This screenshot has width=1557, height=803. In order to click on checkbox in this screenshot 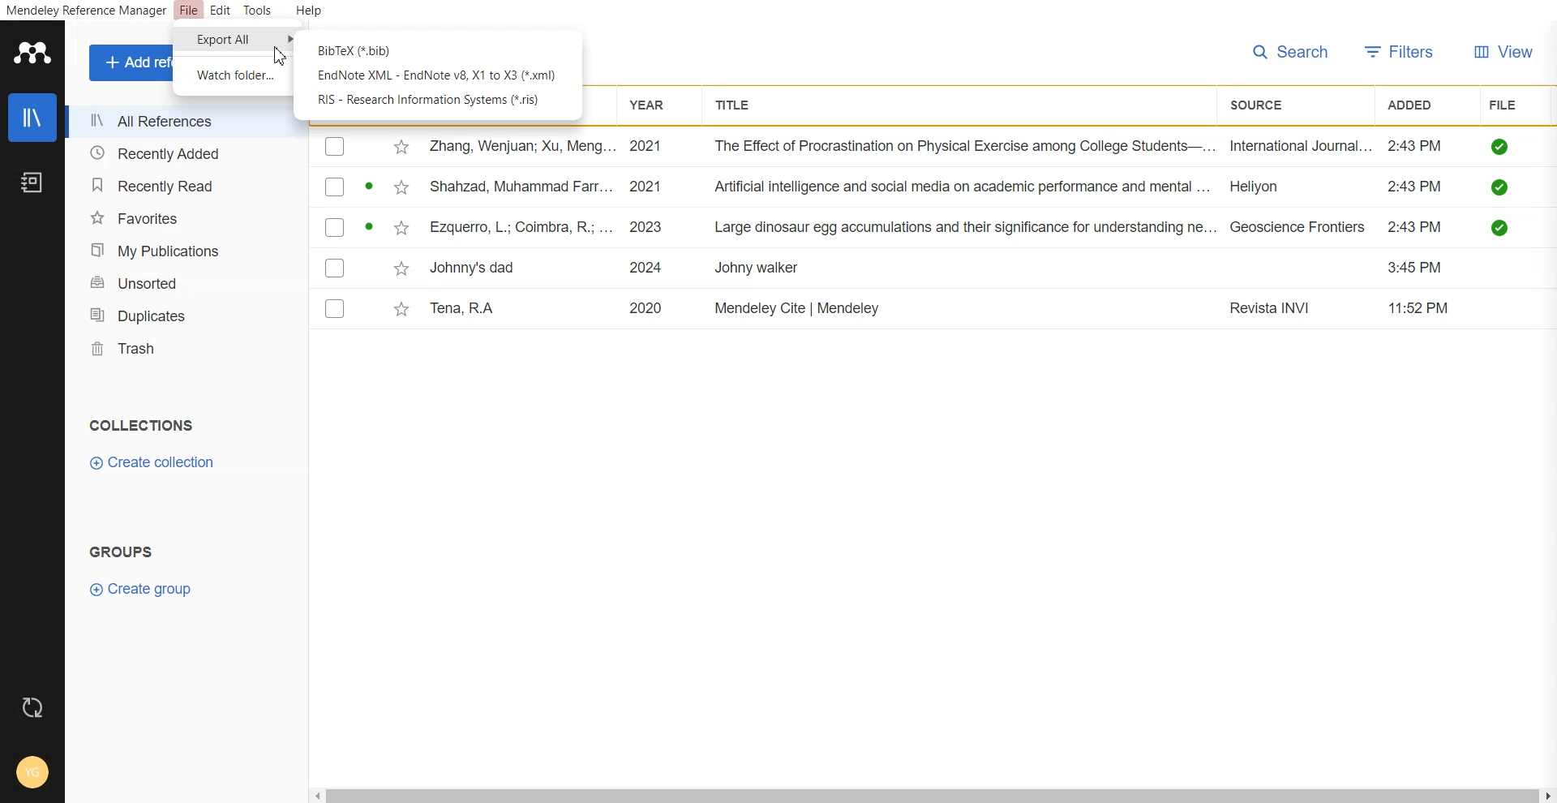, I will do `click(336, 147)`.